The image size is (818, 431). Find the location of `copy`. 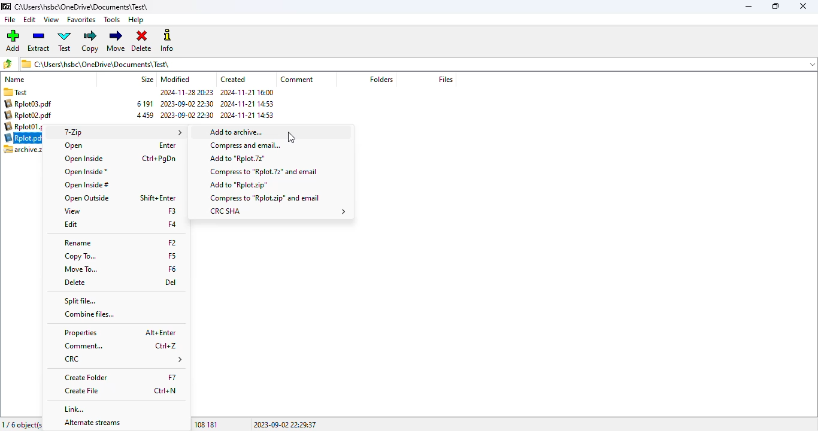

copy is located at coordinates (90, 42).